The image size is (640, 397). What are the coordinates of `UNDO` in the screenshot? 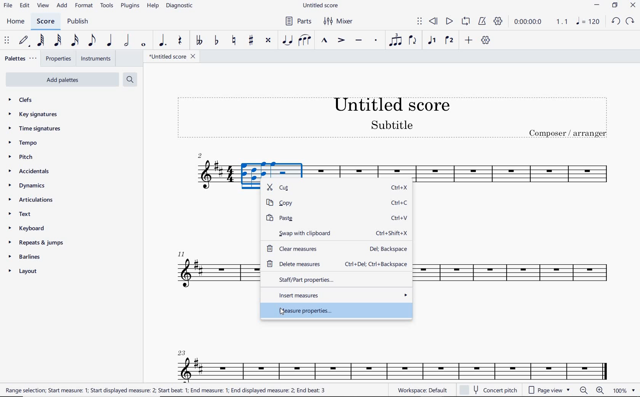 It's located at (615, 22).